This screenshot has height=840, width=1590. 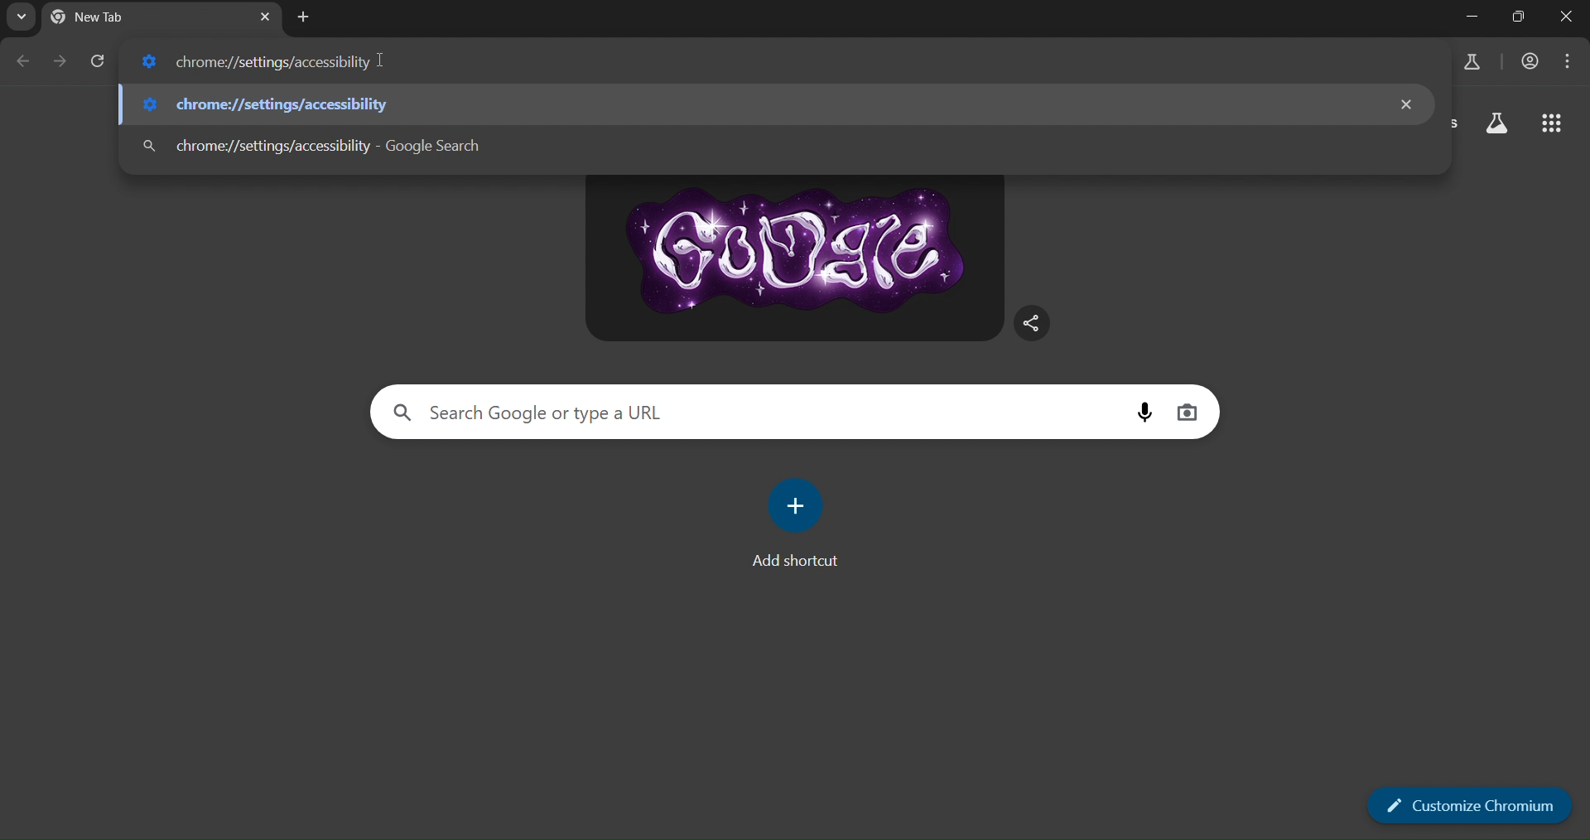 What do you see at coordinates (305, 147) in the screenshot?
I see `chrome://settings/accessiblity` at bounding box center [305, 147].